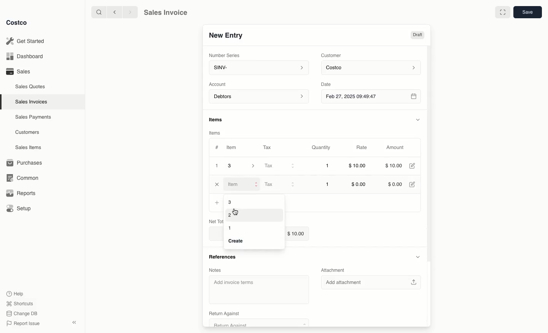  I want to click on Sales, so click(18, 71).